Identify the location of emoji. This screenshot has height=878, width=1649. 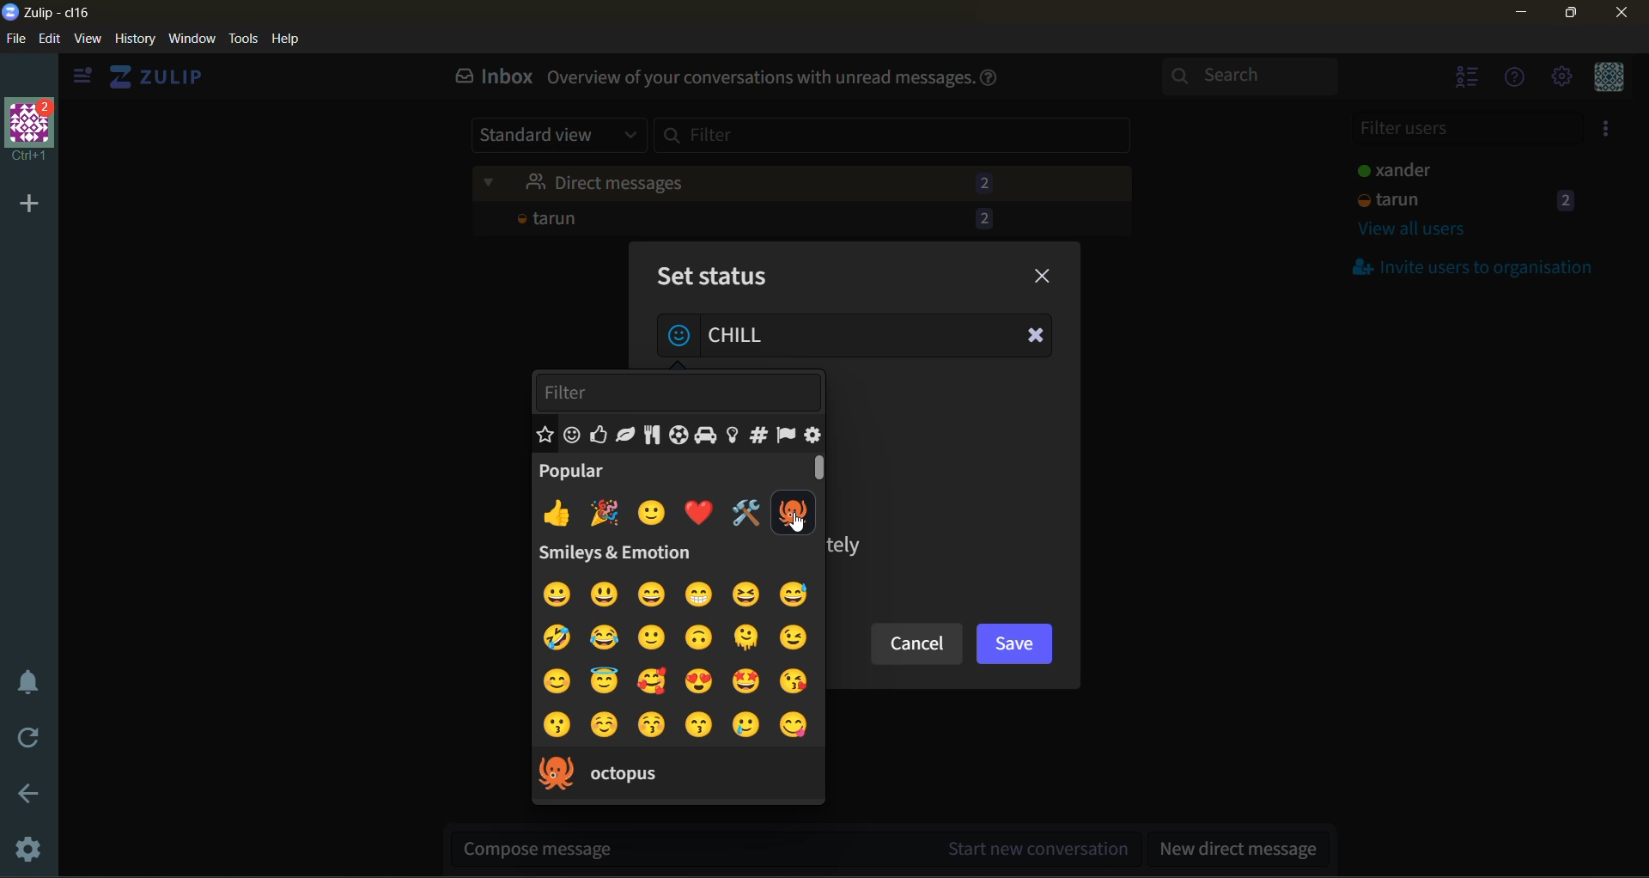
(759, 436).